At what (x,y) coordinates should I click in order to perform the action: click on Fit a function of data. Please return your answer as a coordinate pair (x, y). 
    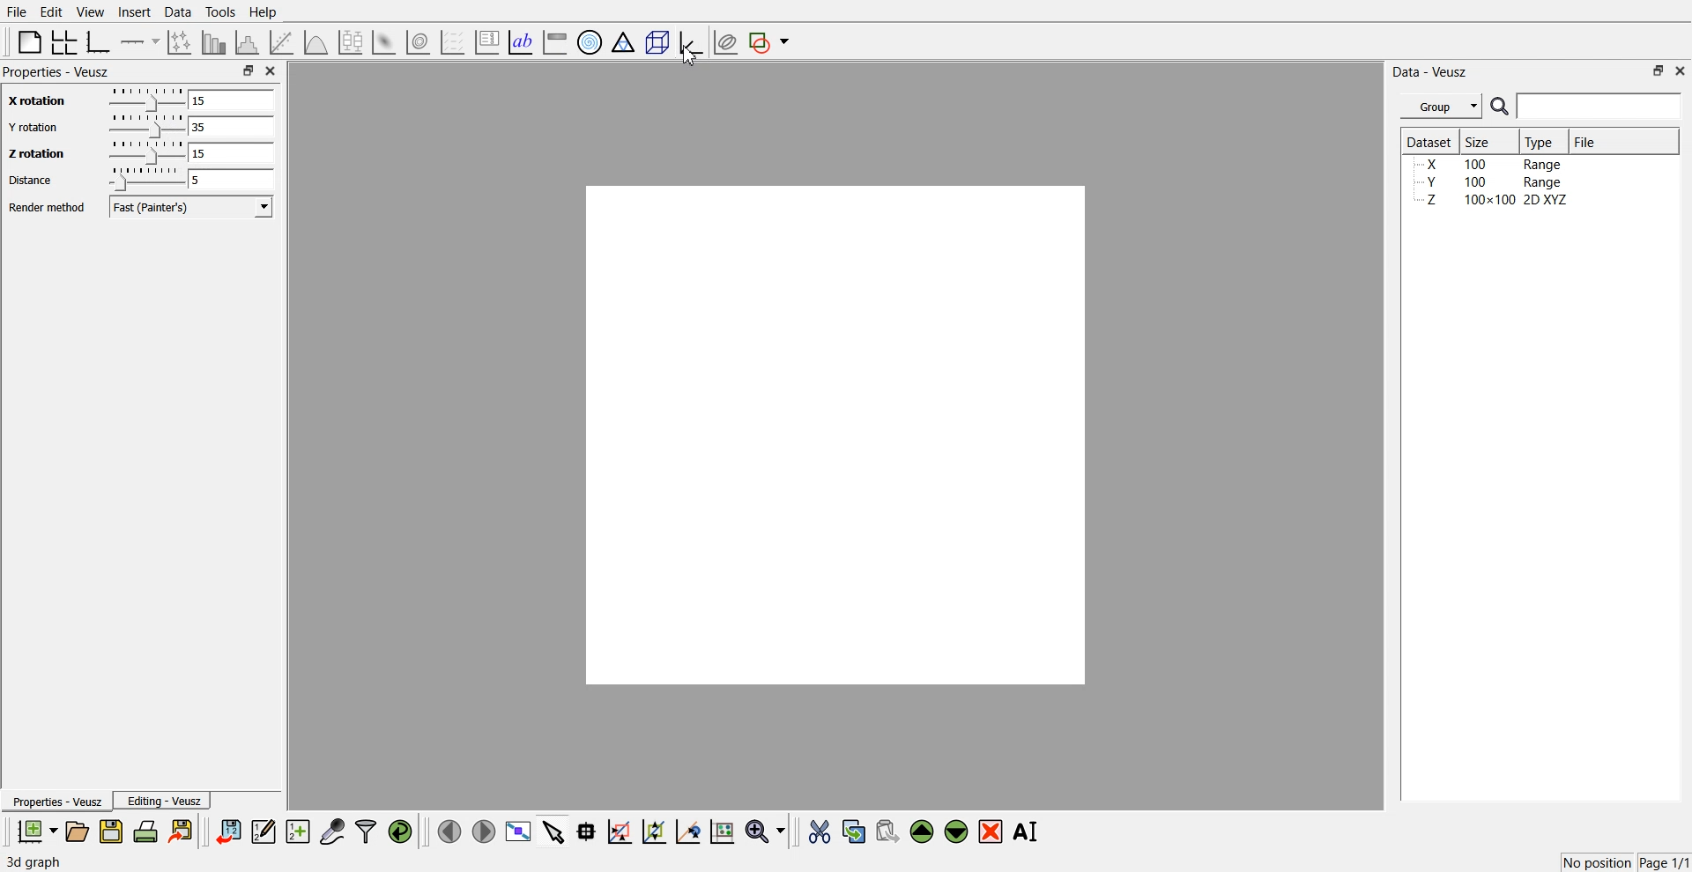
    Looking at the image, I should click on (280, 42).